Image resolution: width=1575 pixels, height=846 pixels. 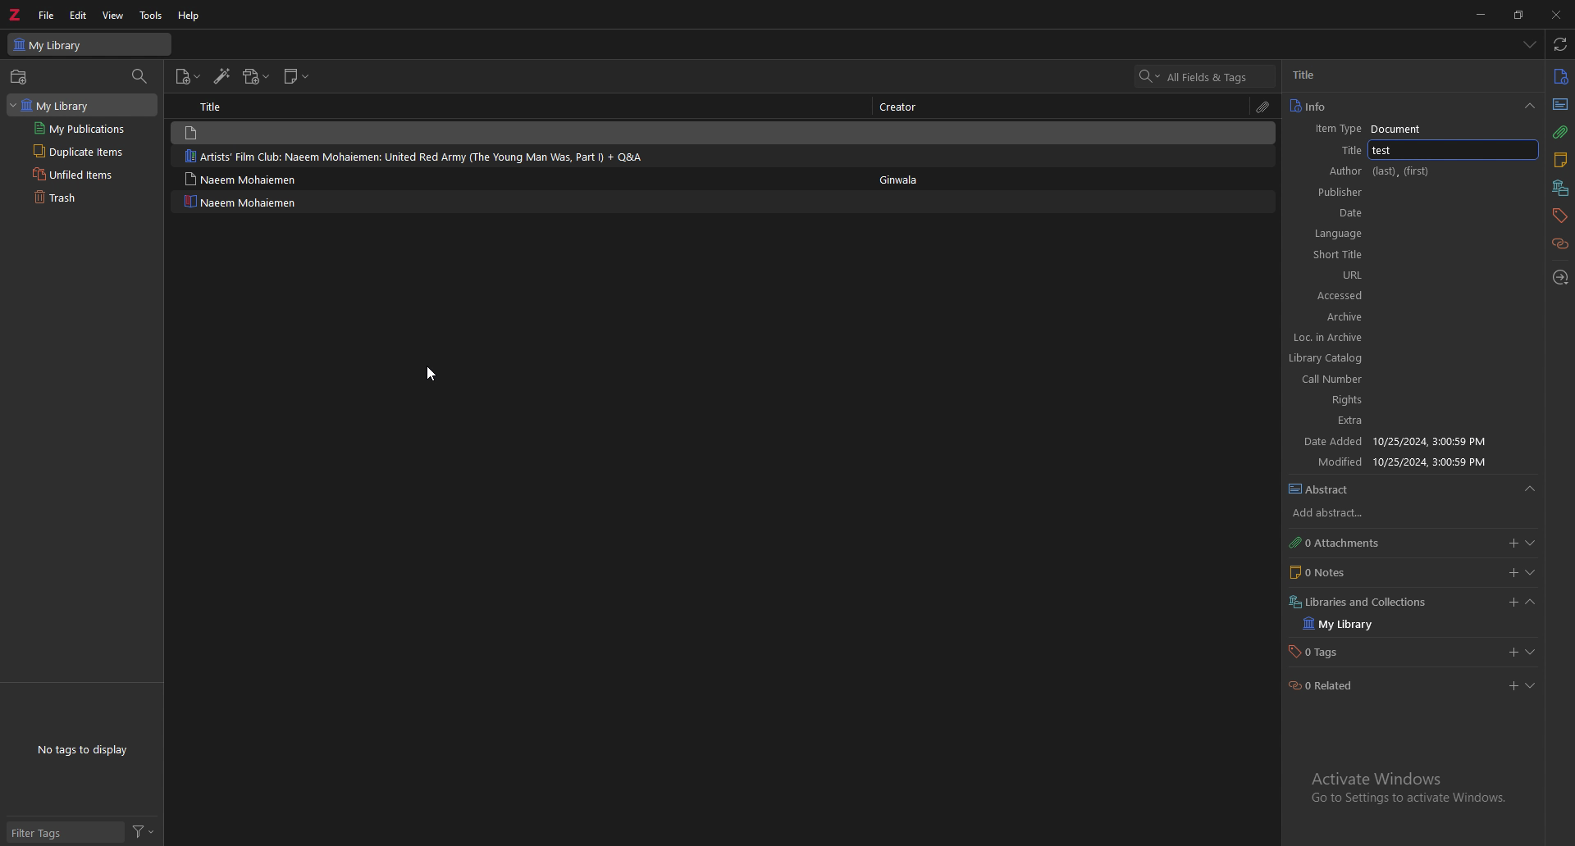 What do you see at coordinates (89, 44) in the screenshot?
I see `my library` at bounding box center [89, 44].